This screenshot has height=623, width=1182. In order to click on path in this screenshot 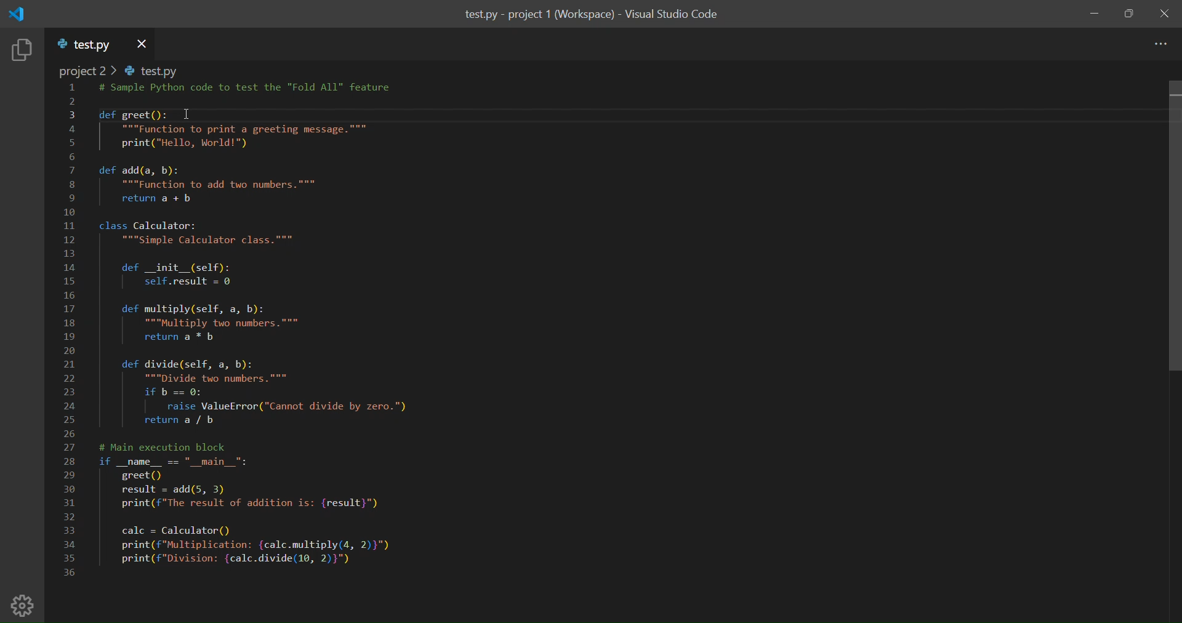, I will do `click(123, 71)`.